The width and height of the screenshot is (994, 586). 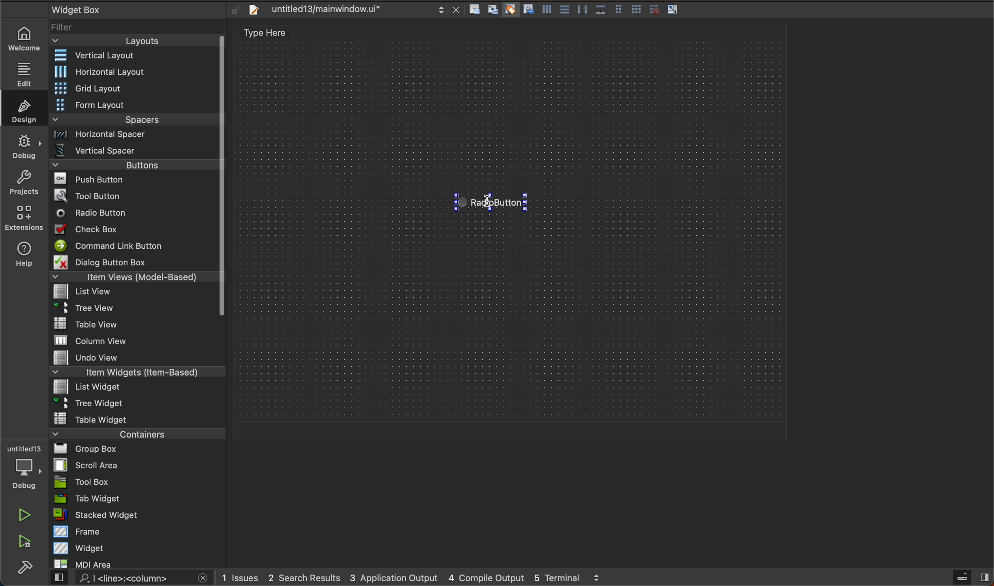 What do you see at coordinates (135, 106) in the screenshot?
I see `` at bounding box center [135, 106].